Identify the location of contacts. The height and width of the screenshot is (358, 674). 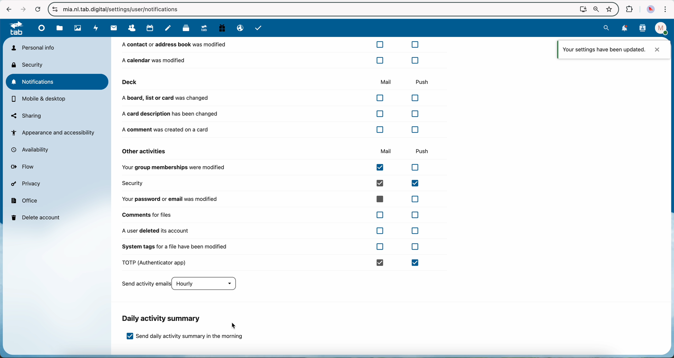
(642, 29).